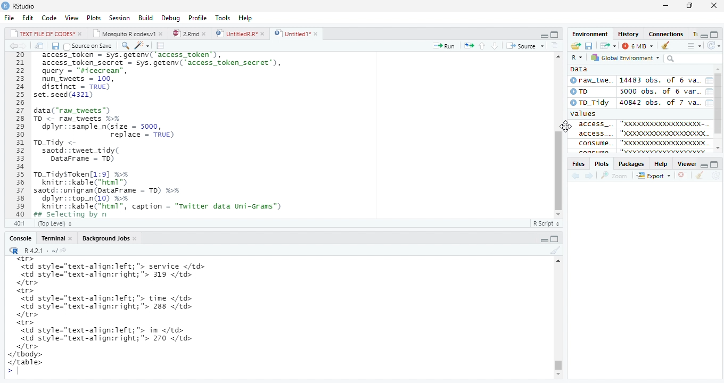  I want to click on Data

Oran_twe. 14483 obs. of 6 va.

0 5000 obs. of 6 var.

©To_Tidy 40842 obs. of 7 va.

values

acCess_ "0000000000000000K-

[¥ access "x000000000000000000¢

Consume. OB0000D0000D00000X, so click(640, 109).